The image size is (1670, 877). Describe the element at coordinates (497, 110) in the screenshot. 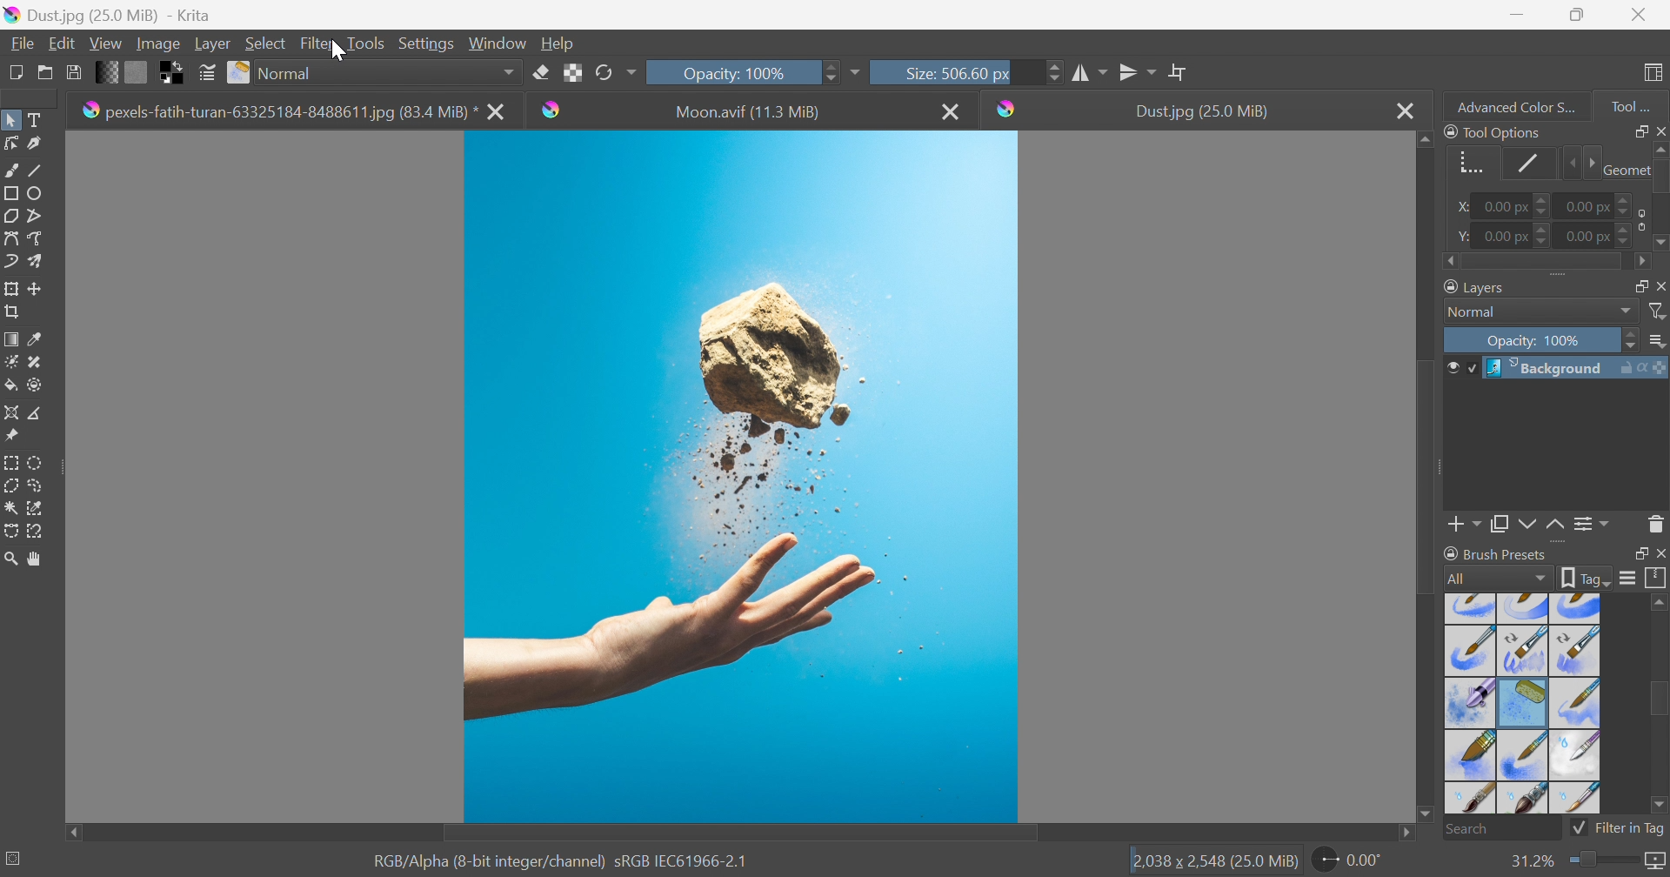

I see `cLOSE` at that location.